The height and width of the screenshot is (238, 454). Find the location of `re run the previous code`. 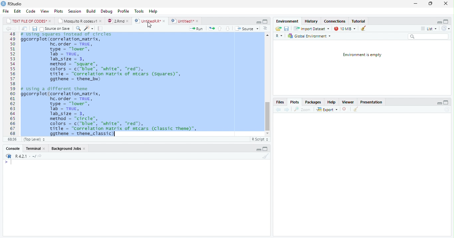

re run the previous code is located at coordinates (211, 28).